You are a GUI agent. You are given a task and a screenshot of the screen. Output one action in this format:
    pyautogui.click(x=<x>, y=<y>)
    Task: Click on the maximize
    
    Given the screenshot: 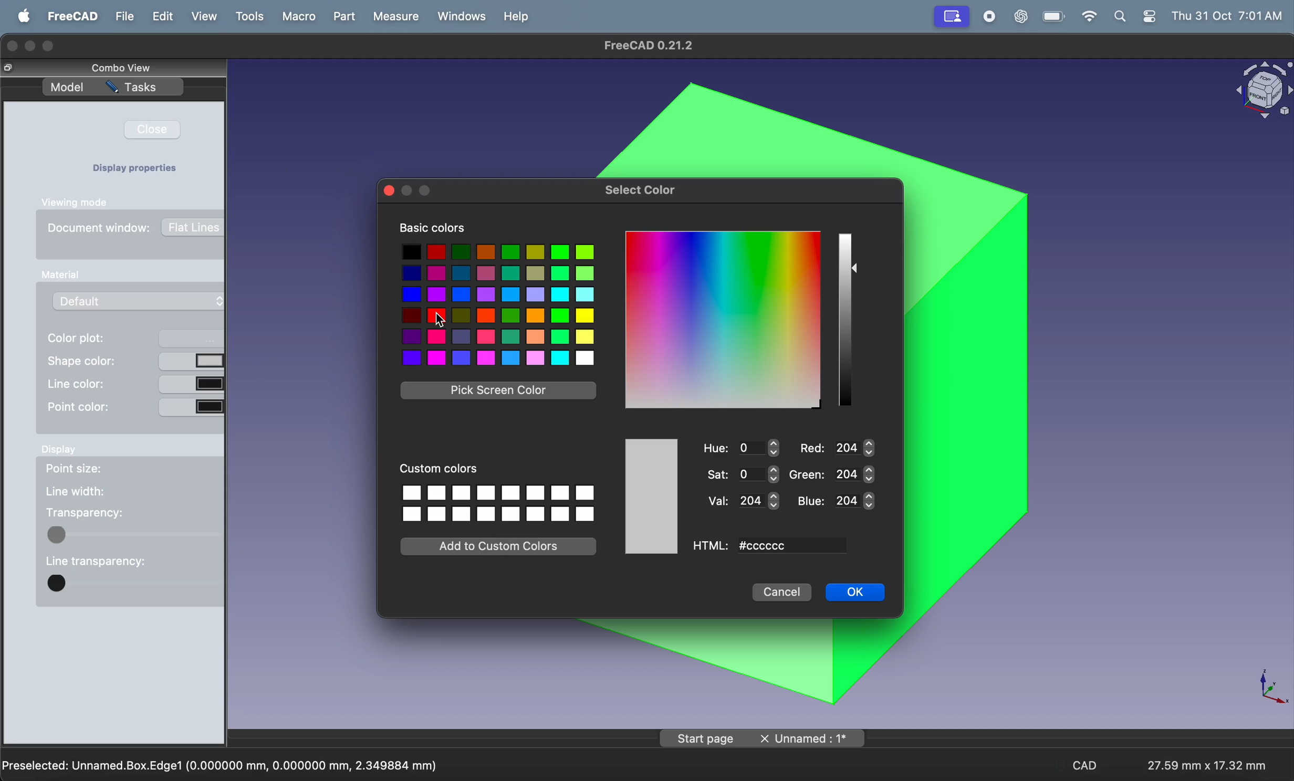 What is the action you would take?
    pyautogui.click(x=49, y=47)
    